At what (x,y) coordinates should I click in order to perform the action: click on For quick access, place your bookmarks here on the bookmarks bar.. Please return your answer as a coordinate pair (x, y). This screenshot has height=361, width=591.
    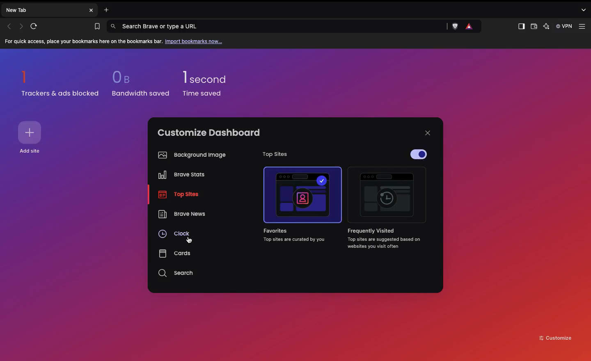
    Looking at the image, I should click on (84, 42).